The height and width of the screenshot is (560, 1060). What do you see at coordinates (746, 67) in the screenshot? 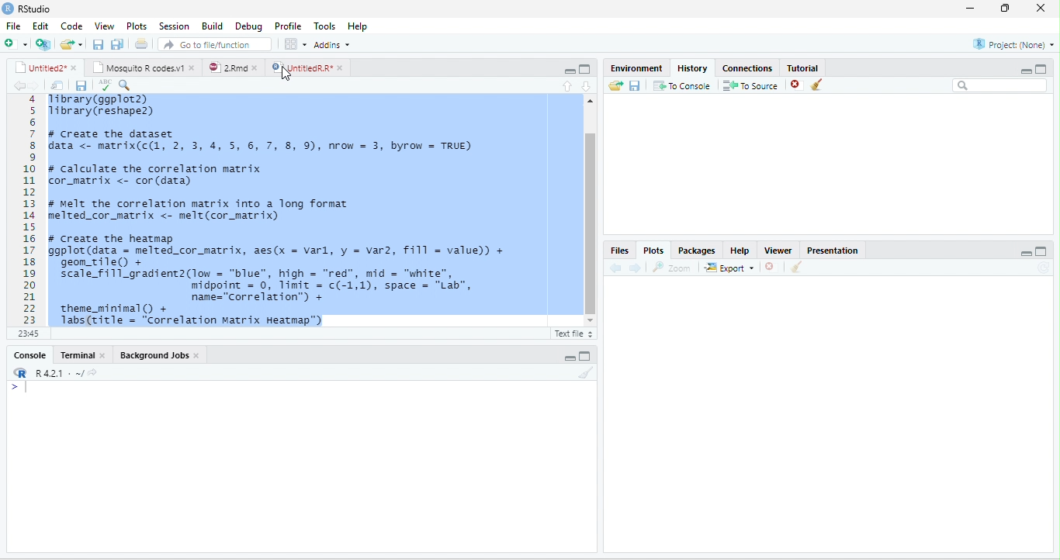
I see `connections` at bounding box center [746, 67].